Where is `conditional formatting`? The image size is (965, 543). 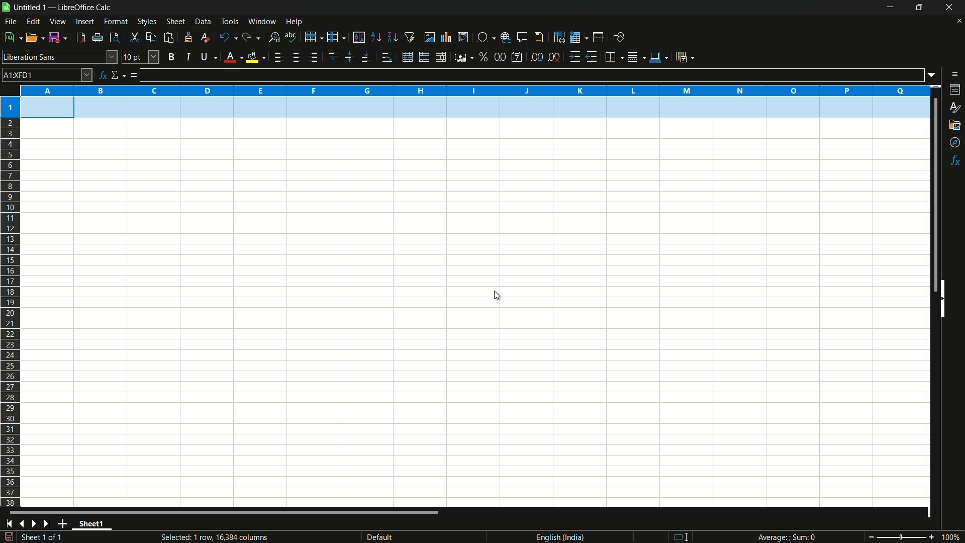
conditional formatting is located at coordinates (684, 57).